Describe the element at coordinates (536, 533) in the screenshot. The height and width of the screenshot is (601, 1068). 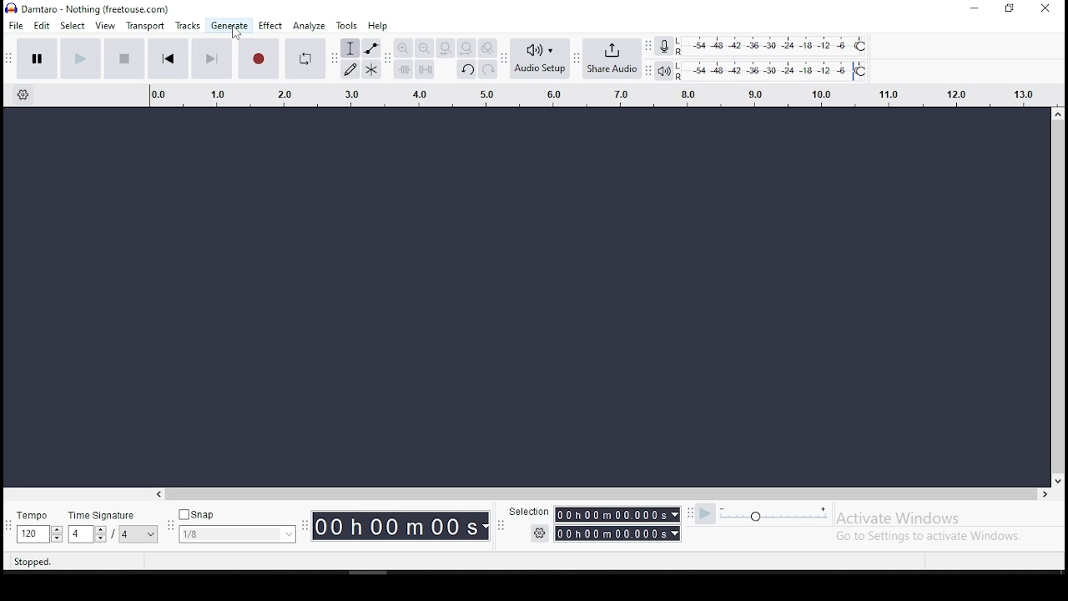
I see `settings` at that location.